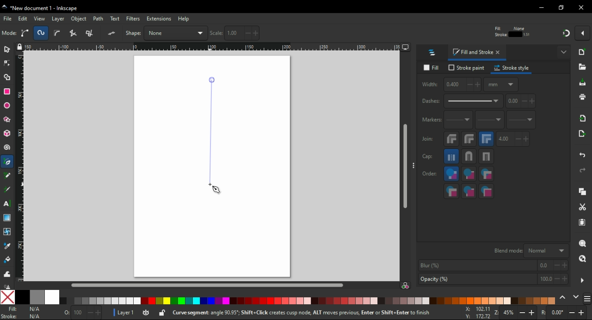 The height and width of the screenshot is (320, 592). What do you see at coordinates (528, 33) in the screenshot?
I see `move gradients along with other objects` at bounding box center [528, 33].